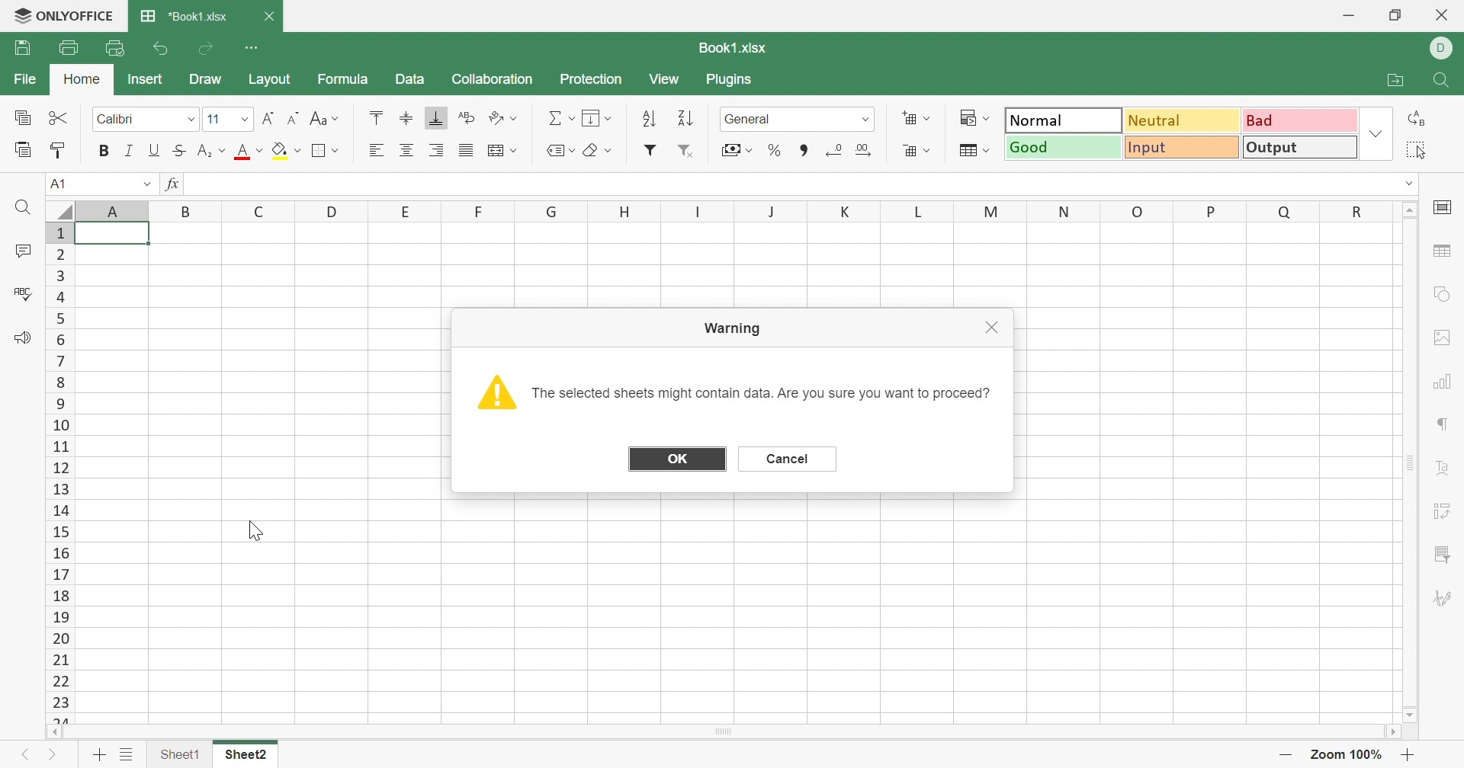  I want to click on Row Number, so click(60, 473).